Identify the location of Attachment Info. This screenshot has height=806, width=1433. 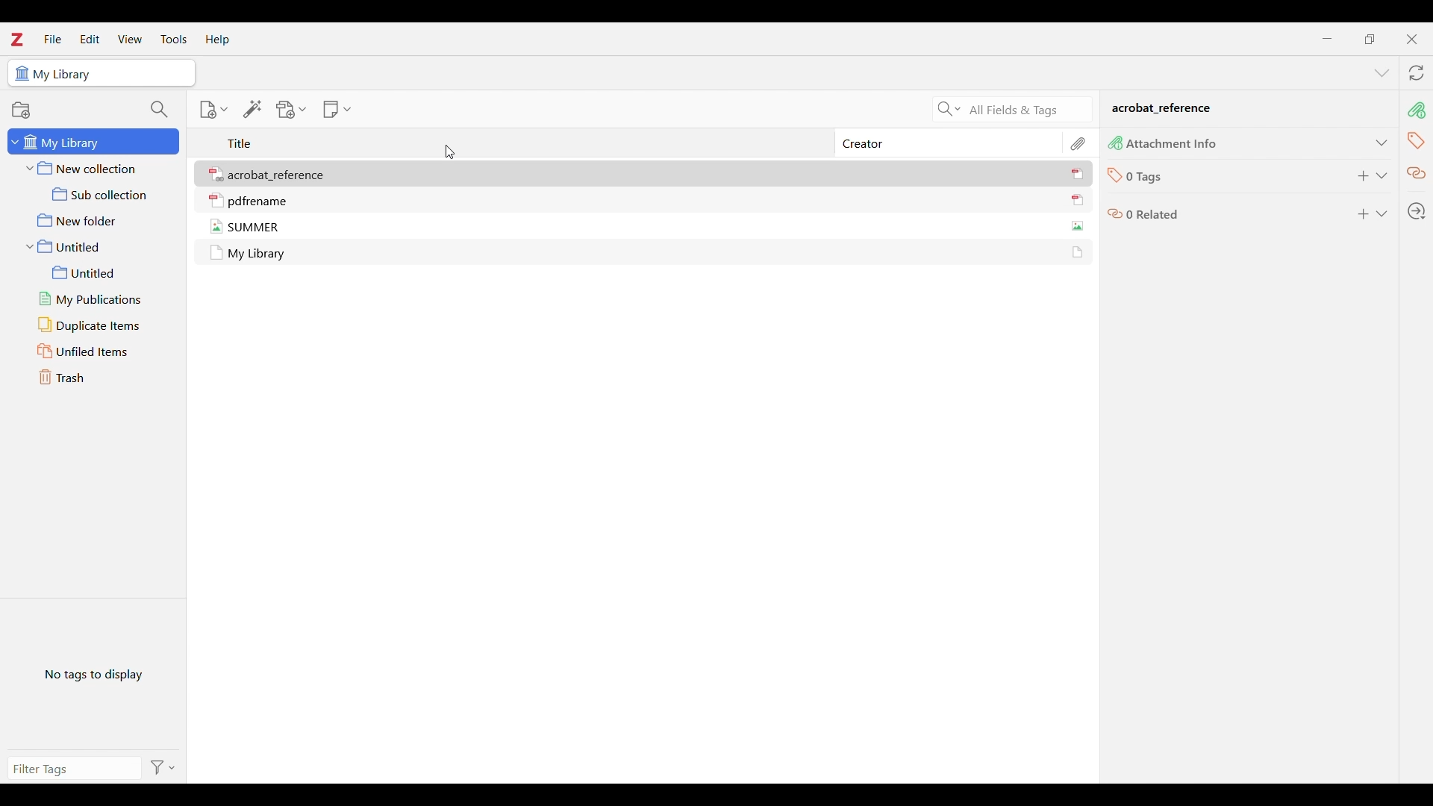
(1173, 145).